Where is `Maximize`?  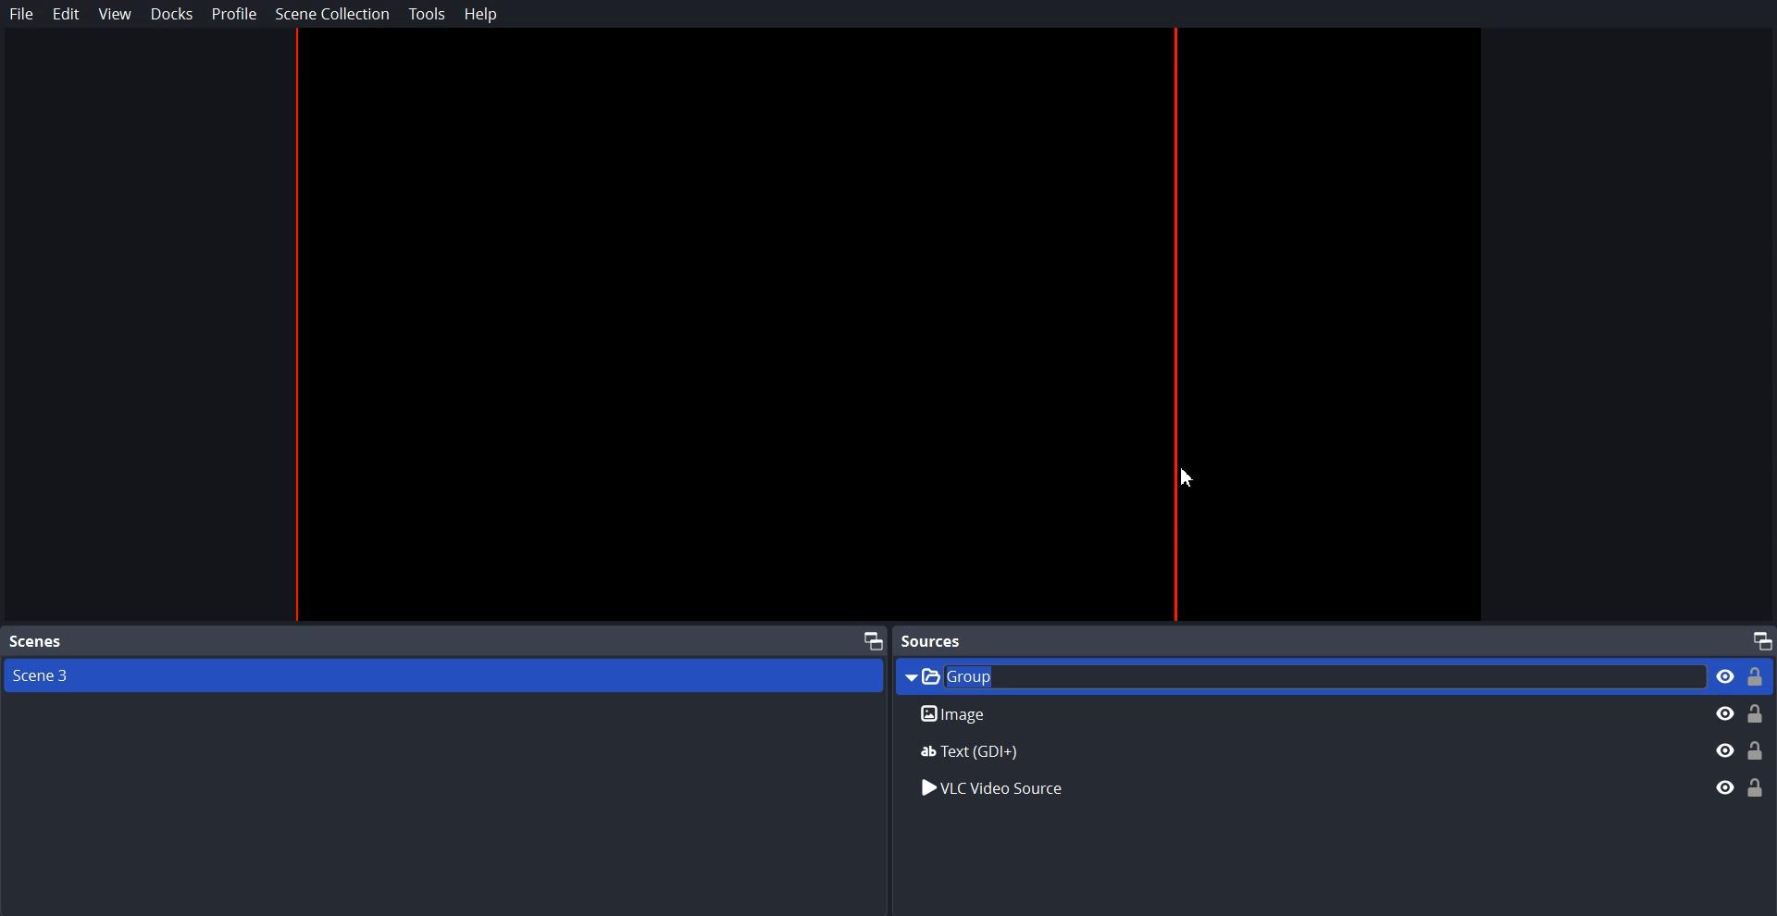 Maximize is located at coordinates (874, 639).